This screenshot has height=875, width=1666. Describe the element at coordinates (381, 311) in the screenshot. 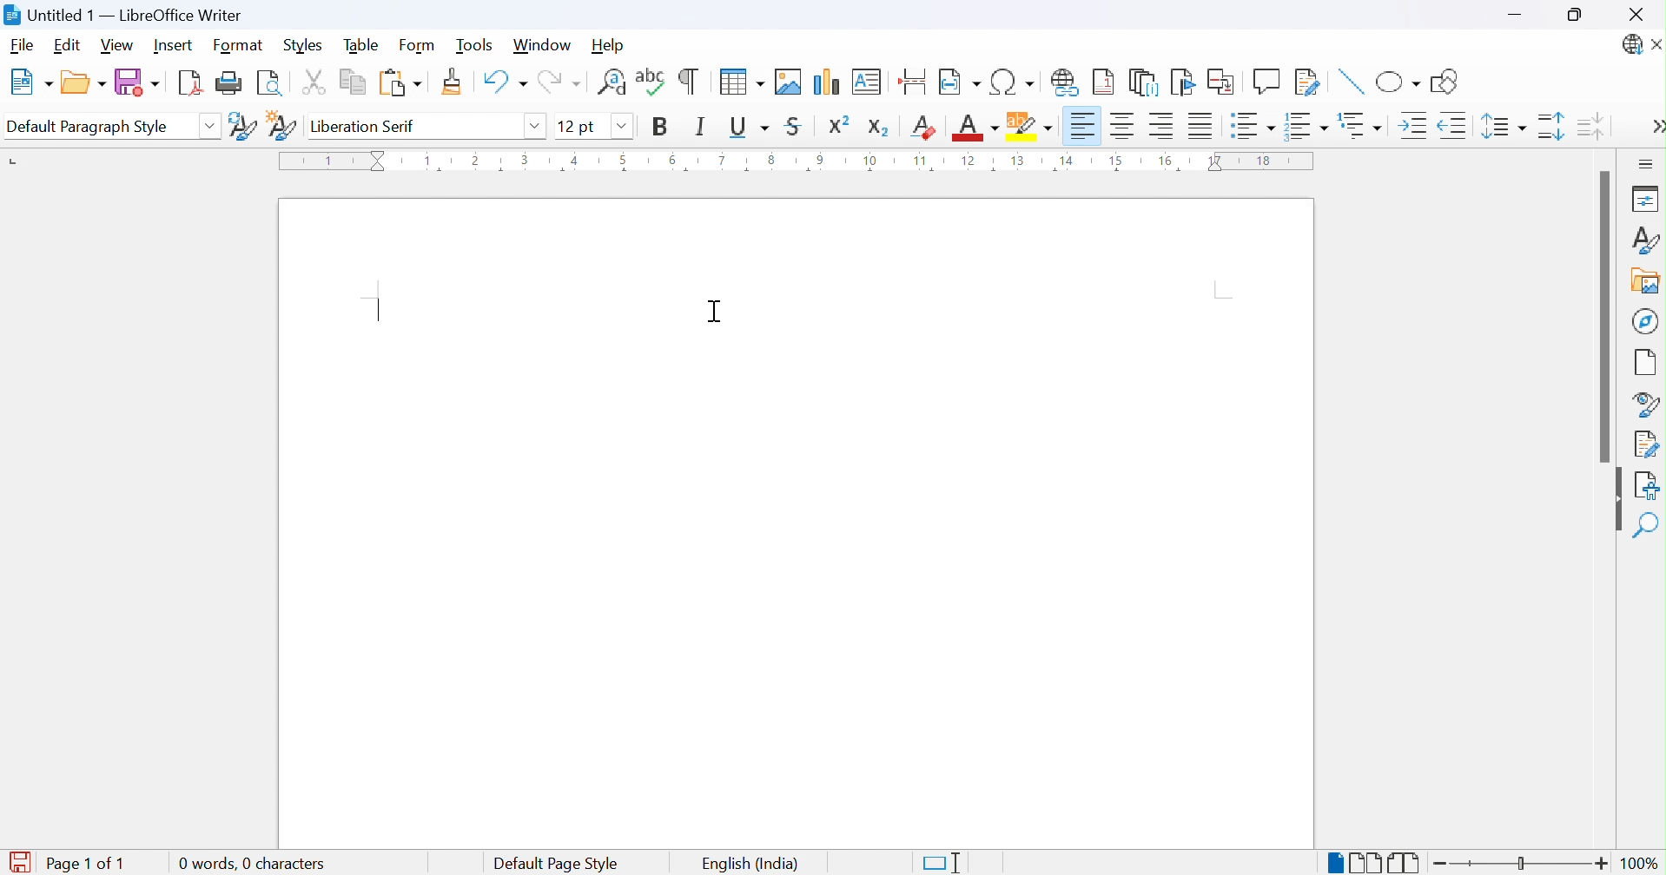

I see `Typing cursor` at that location.